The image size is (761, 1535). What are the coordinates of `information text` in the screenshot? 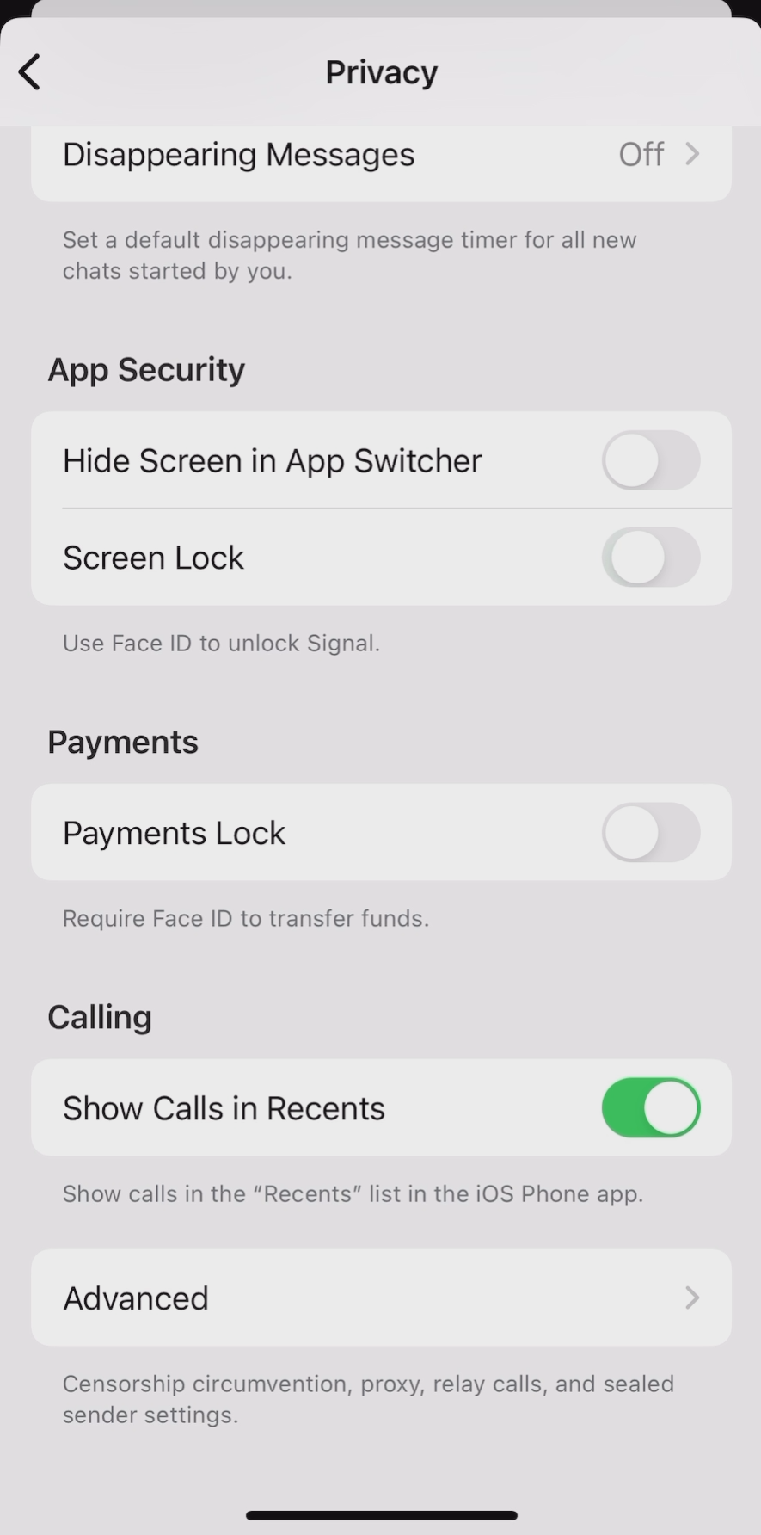 It's located at (352, 1195).